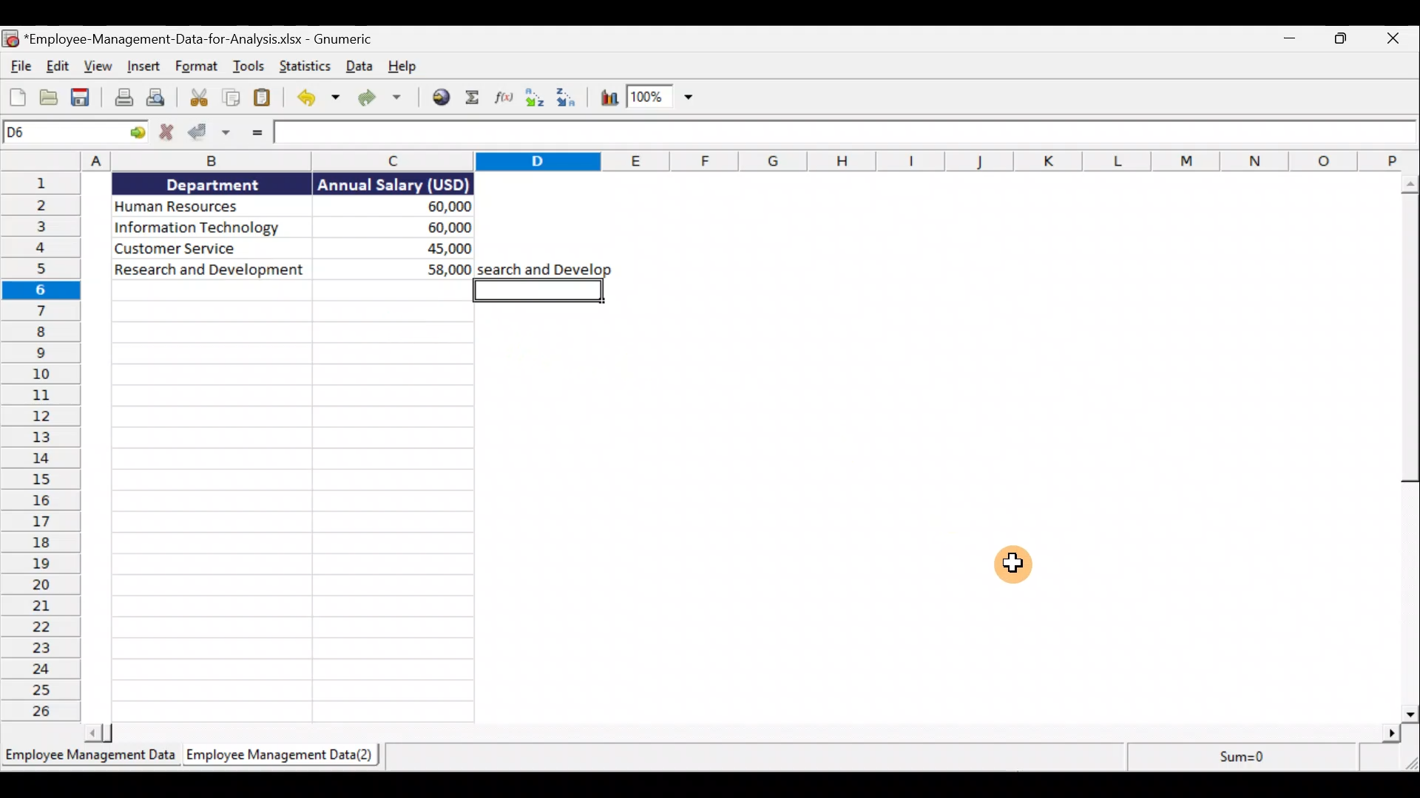 The image size is (1420, 798). What do you see at coordinates (538, 291) in the screenshot?
I see `box` at bounding box center [538, 291].